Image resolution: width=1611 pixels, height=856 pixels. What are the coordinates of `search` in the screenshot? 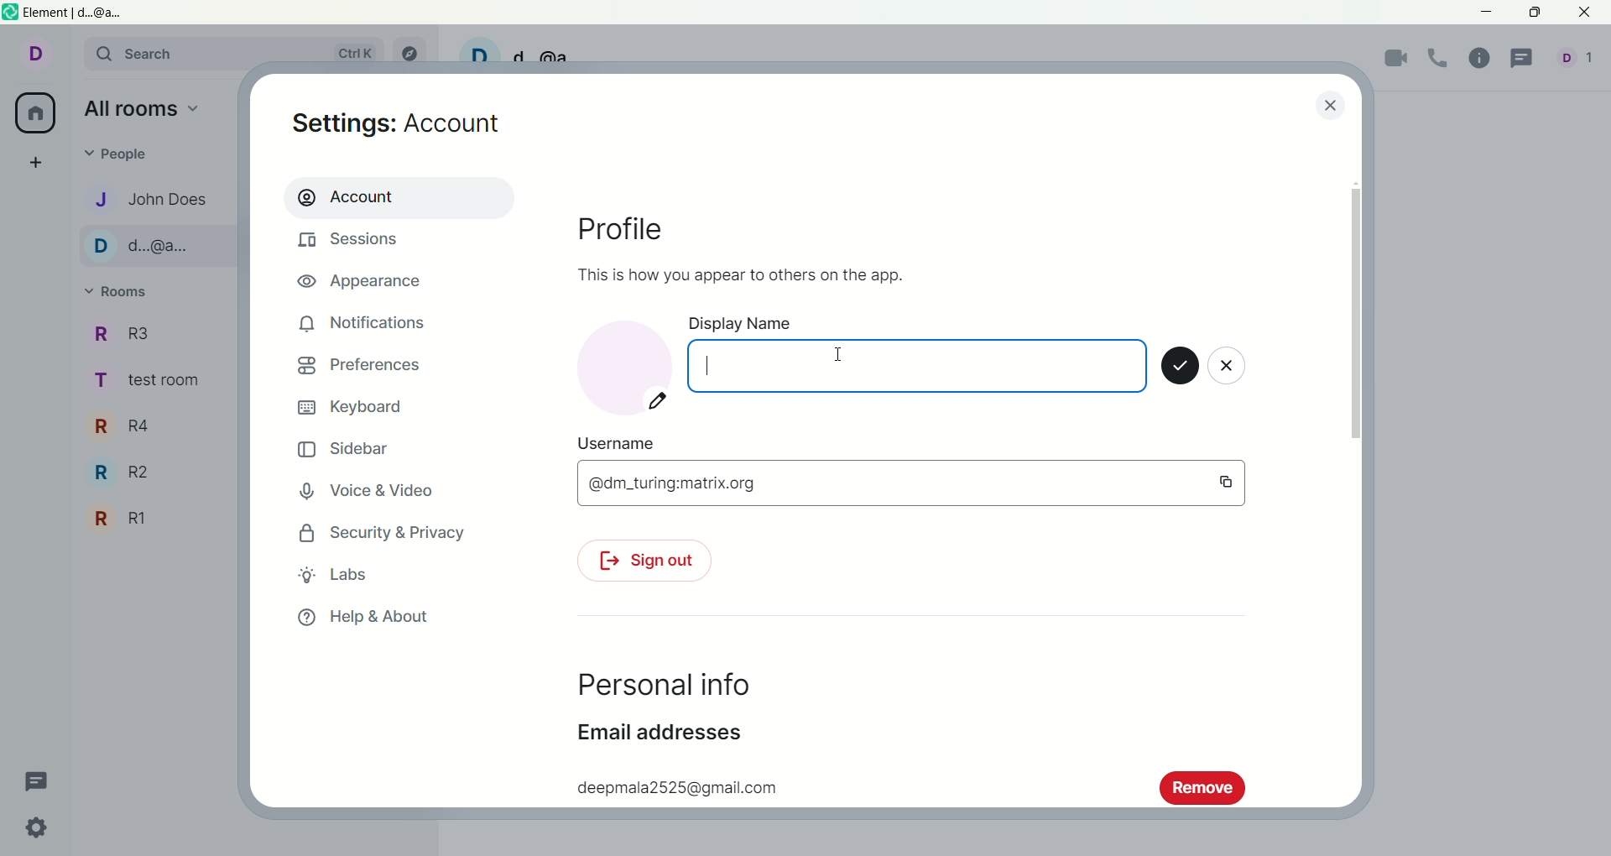 It's located at (241, 55).